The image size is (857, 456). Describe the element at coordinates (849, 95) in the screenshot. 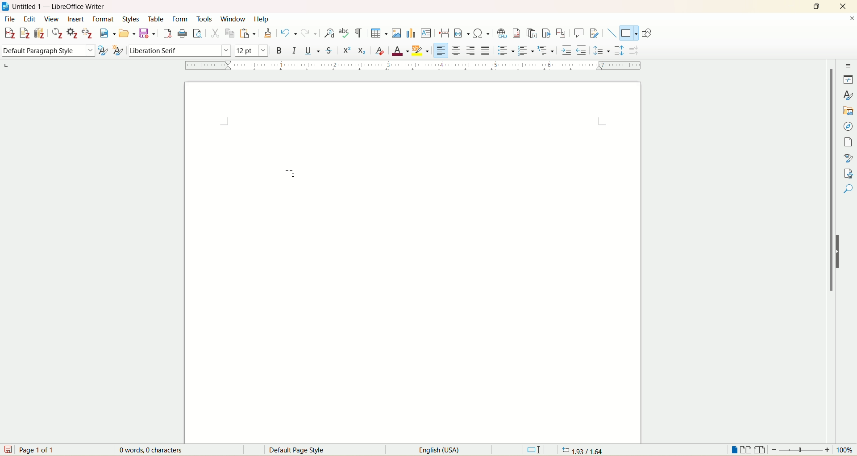

I see `styles` at that location.